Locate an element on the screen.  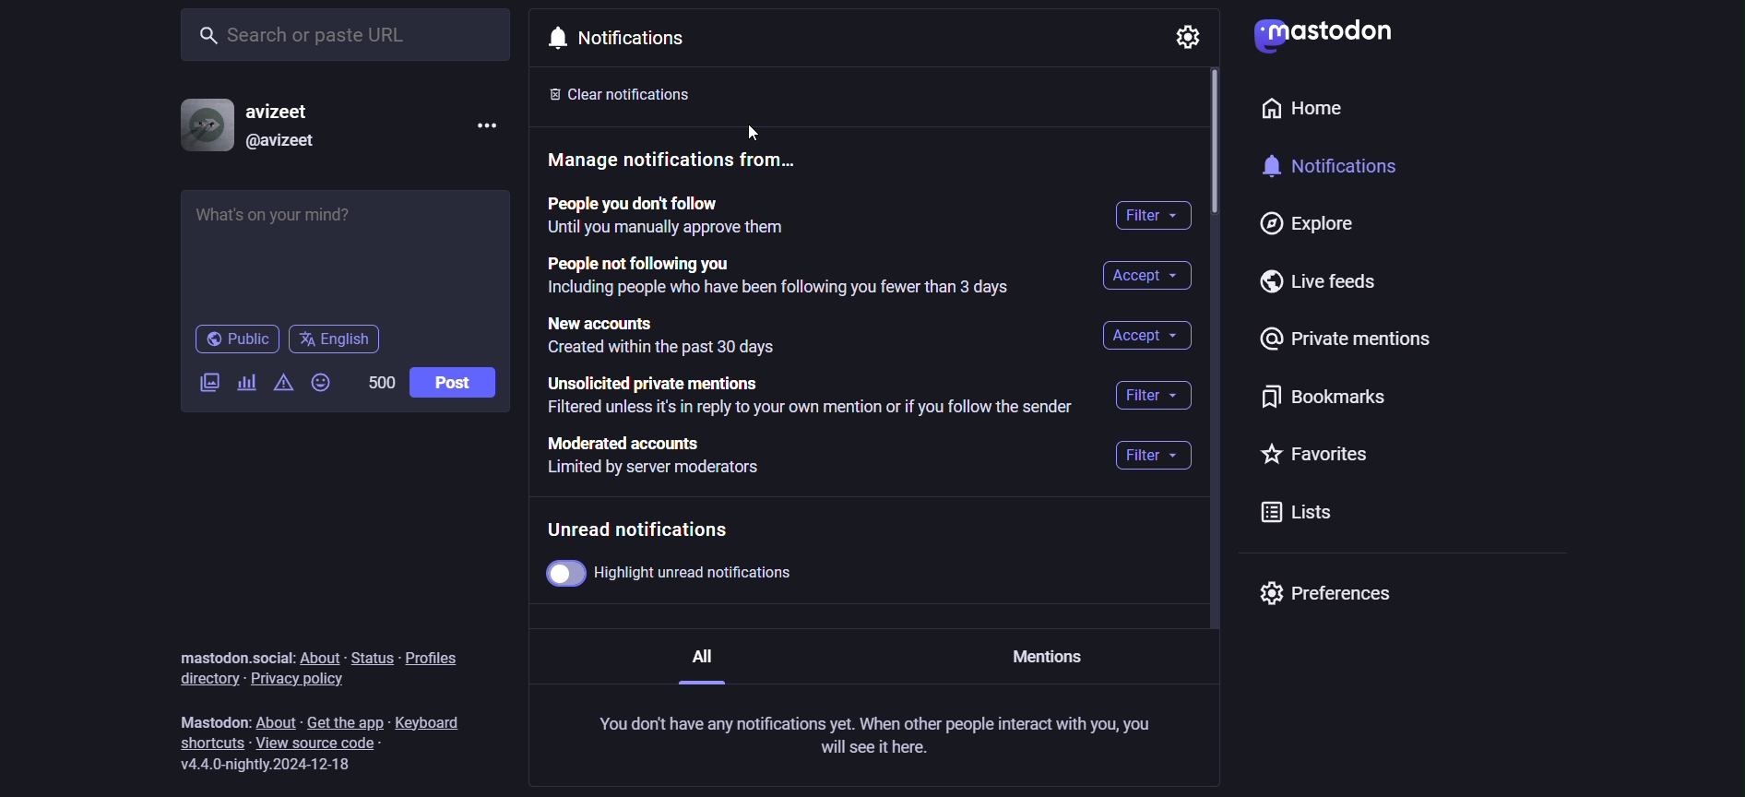
vertical scroll bar is located at coordinates (1215, 145).